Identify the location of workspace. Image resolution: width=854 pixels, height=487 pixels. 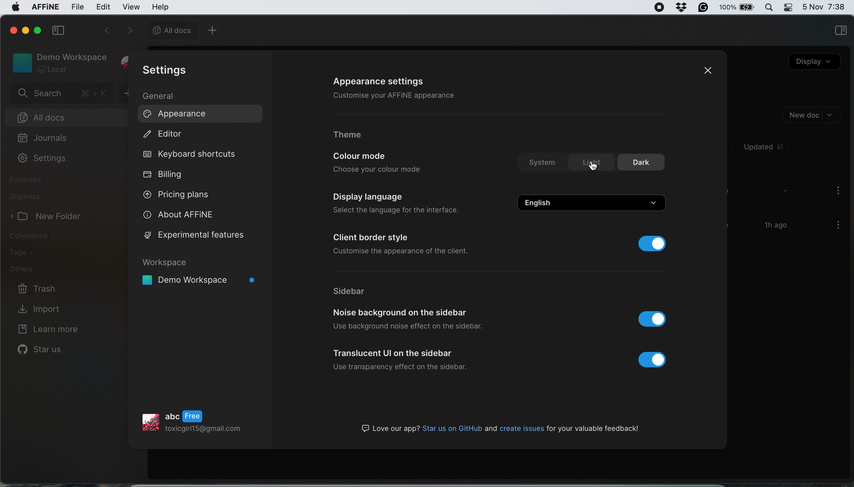
(59, 62).